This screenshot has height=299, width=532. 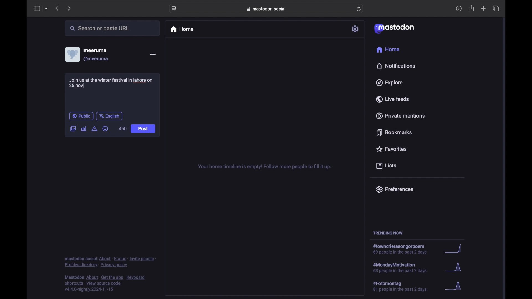 What do you see at coordinates (36, 8) in the screenshot?
I see `sidebar` at bounding box center [36, 8].